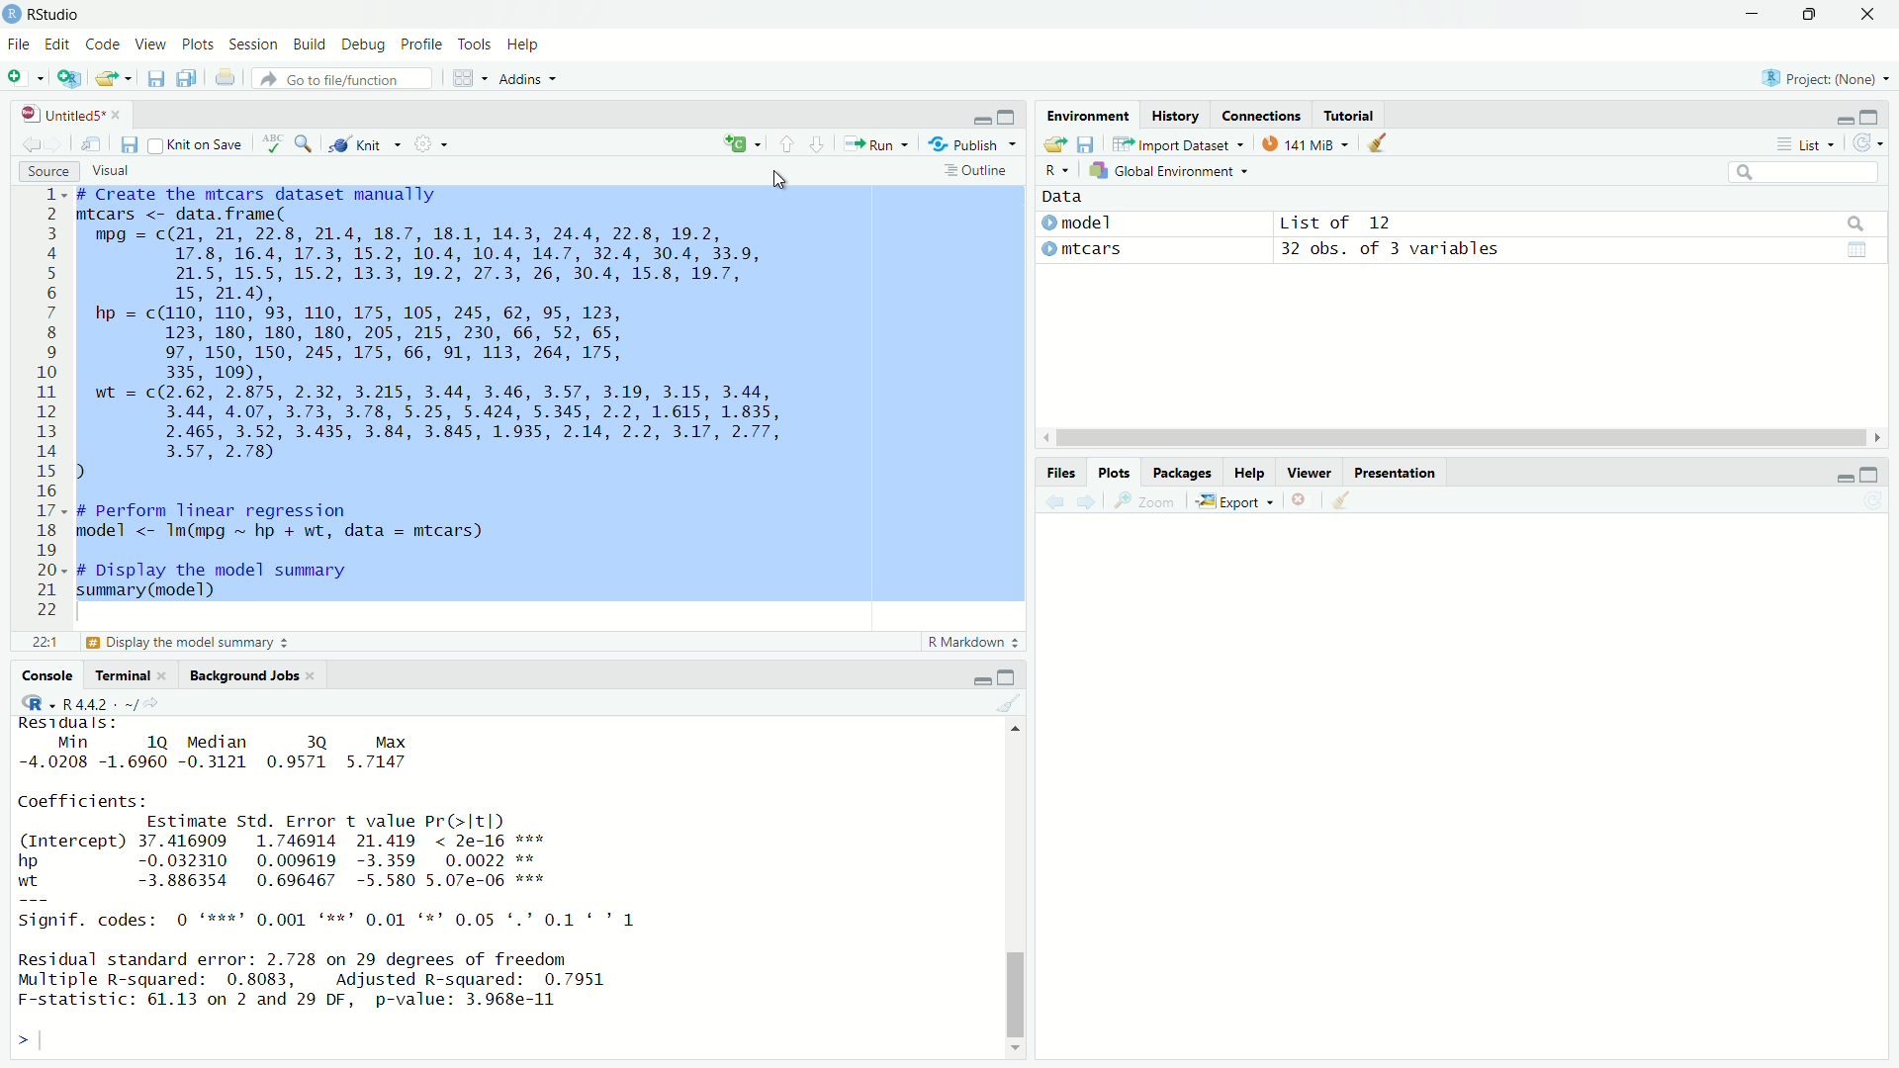 The height and width of the screenshot is (1068, 1899). I want to click on go forward, so click(56, 146).